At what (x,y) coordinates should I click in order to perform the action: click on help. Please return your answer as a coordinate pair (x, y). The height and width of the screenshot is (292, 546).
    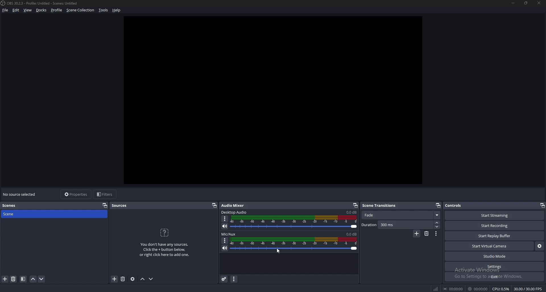
    Looking at the image, I should click on (117, 10).